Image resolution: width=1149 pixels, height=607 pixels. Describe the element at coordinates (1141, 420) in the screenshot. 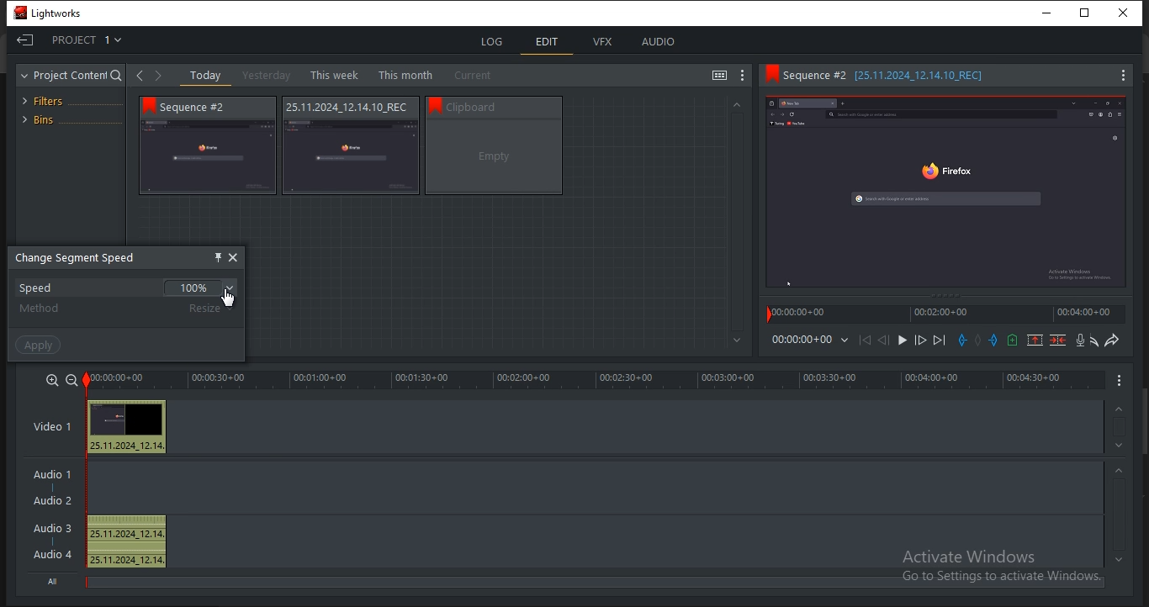

I see `Scroll bar` at that location.